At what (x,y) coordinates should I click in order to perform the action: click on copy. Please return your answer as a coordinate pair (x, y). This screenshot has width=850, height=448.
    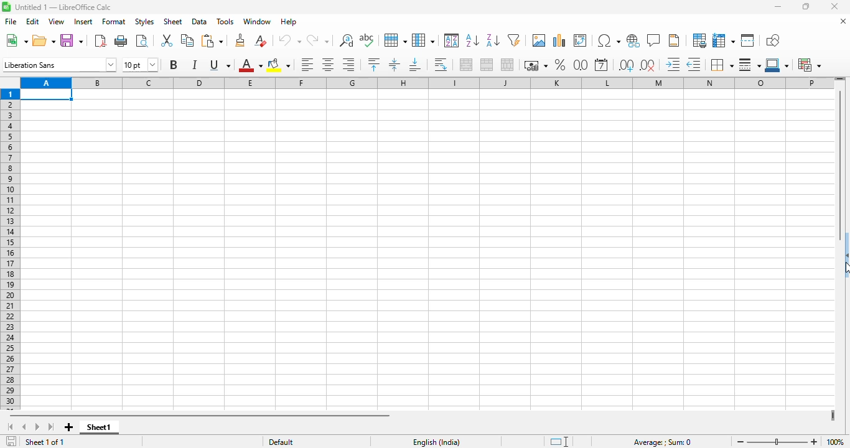
    Looking at the image, I should click on (188, 40).